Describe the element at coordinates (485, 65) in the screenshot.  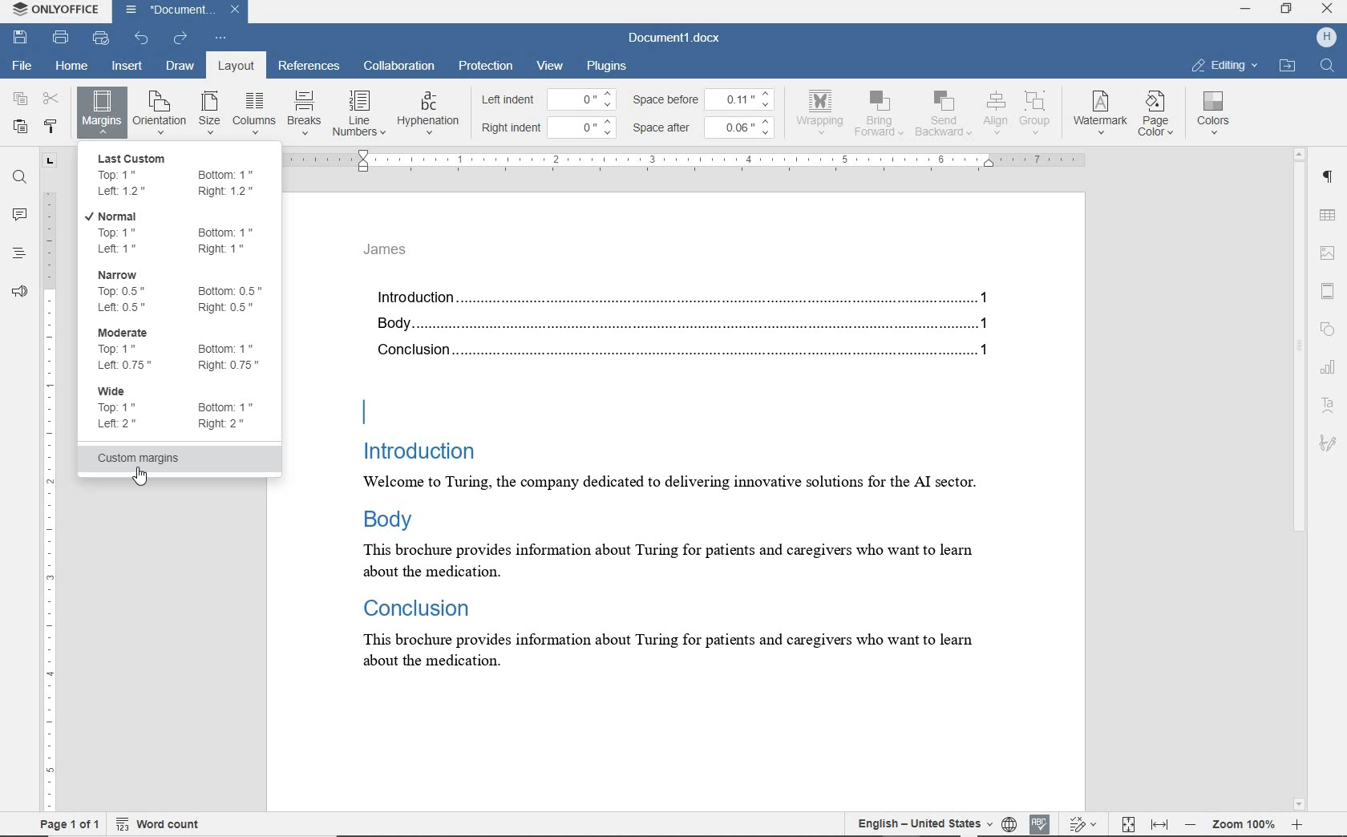
I see `protection` at that location.